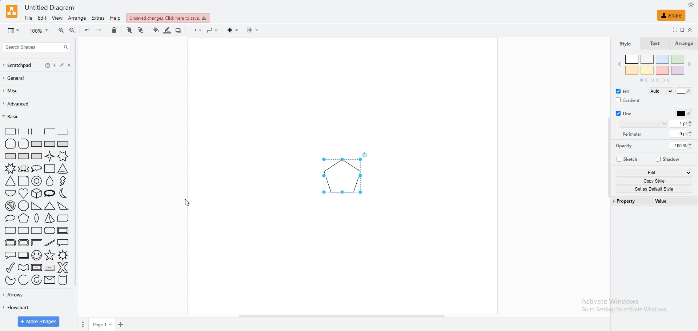  Describe the element at coordinates (617, 65) in the screenshot. I see `previous colors` at that location.